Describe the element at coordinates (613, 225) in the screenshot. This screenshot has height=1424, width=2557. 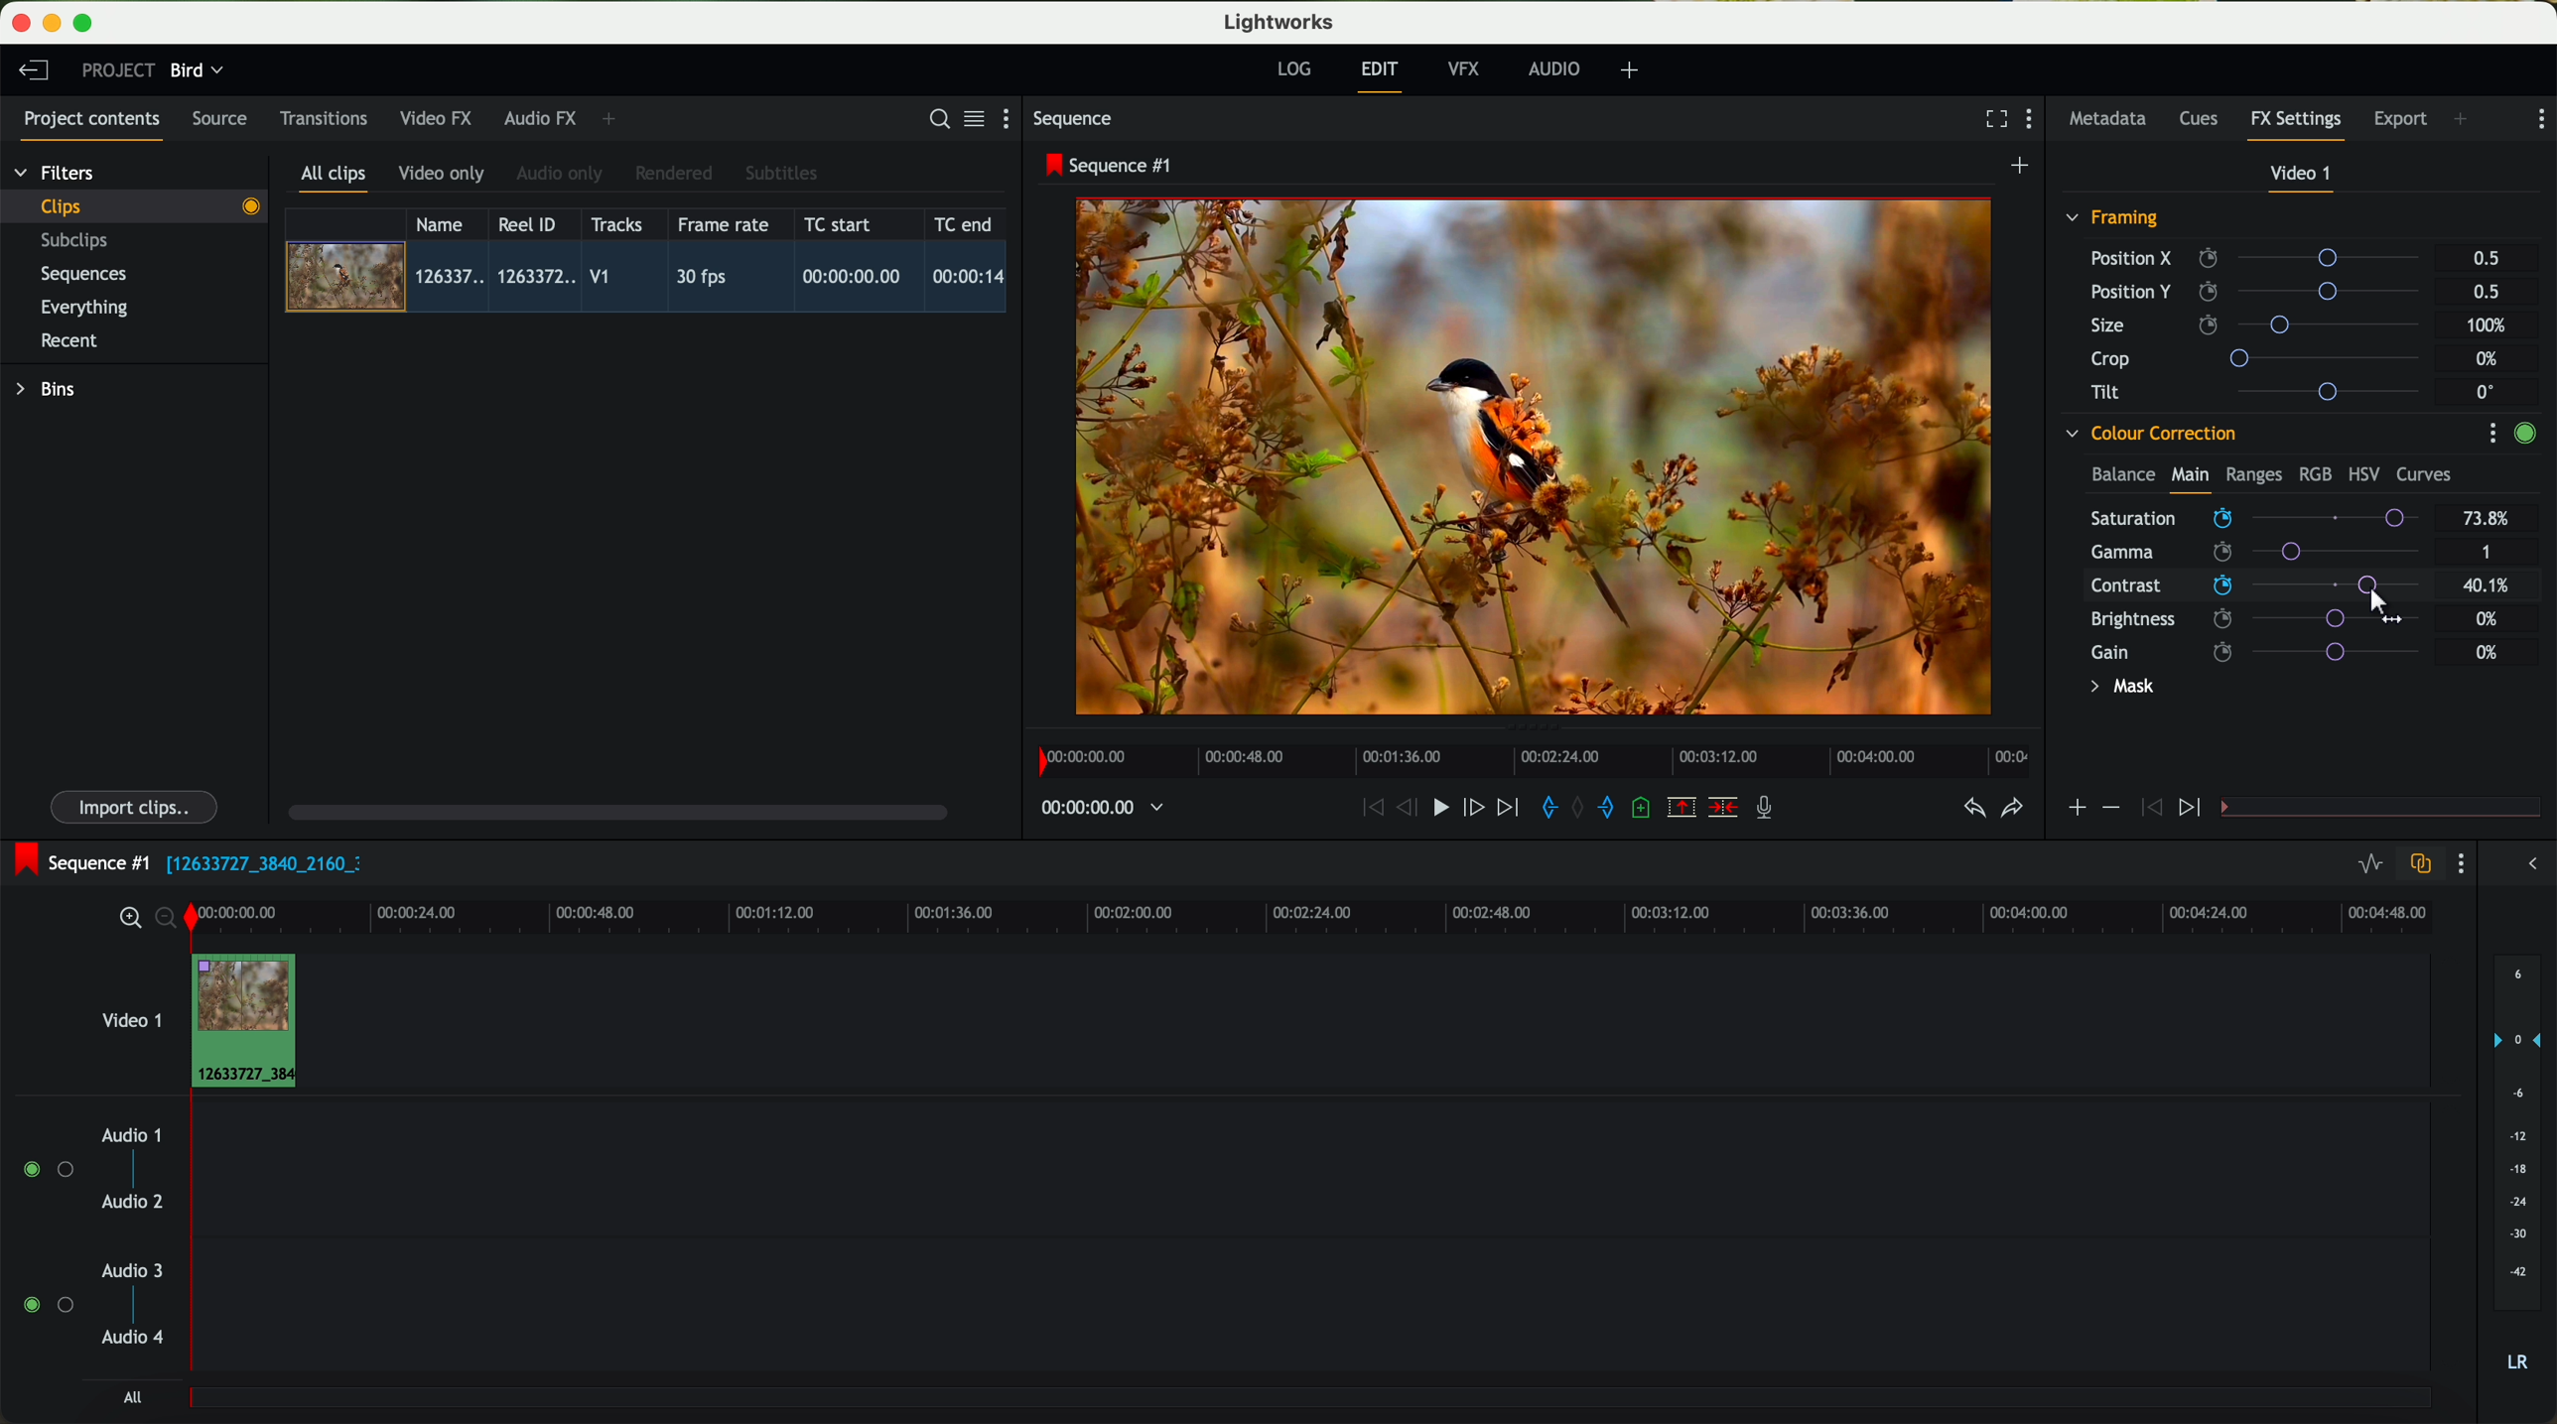
I see `tracks` at that location.